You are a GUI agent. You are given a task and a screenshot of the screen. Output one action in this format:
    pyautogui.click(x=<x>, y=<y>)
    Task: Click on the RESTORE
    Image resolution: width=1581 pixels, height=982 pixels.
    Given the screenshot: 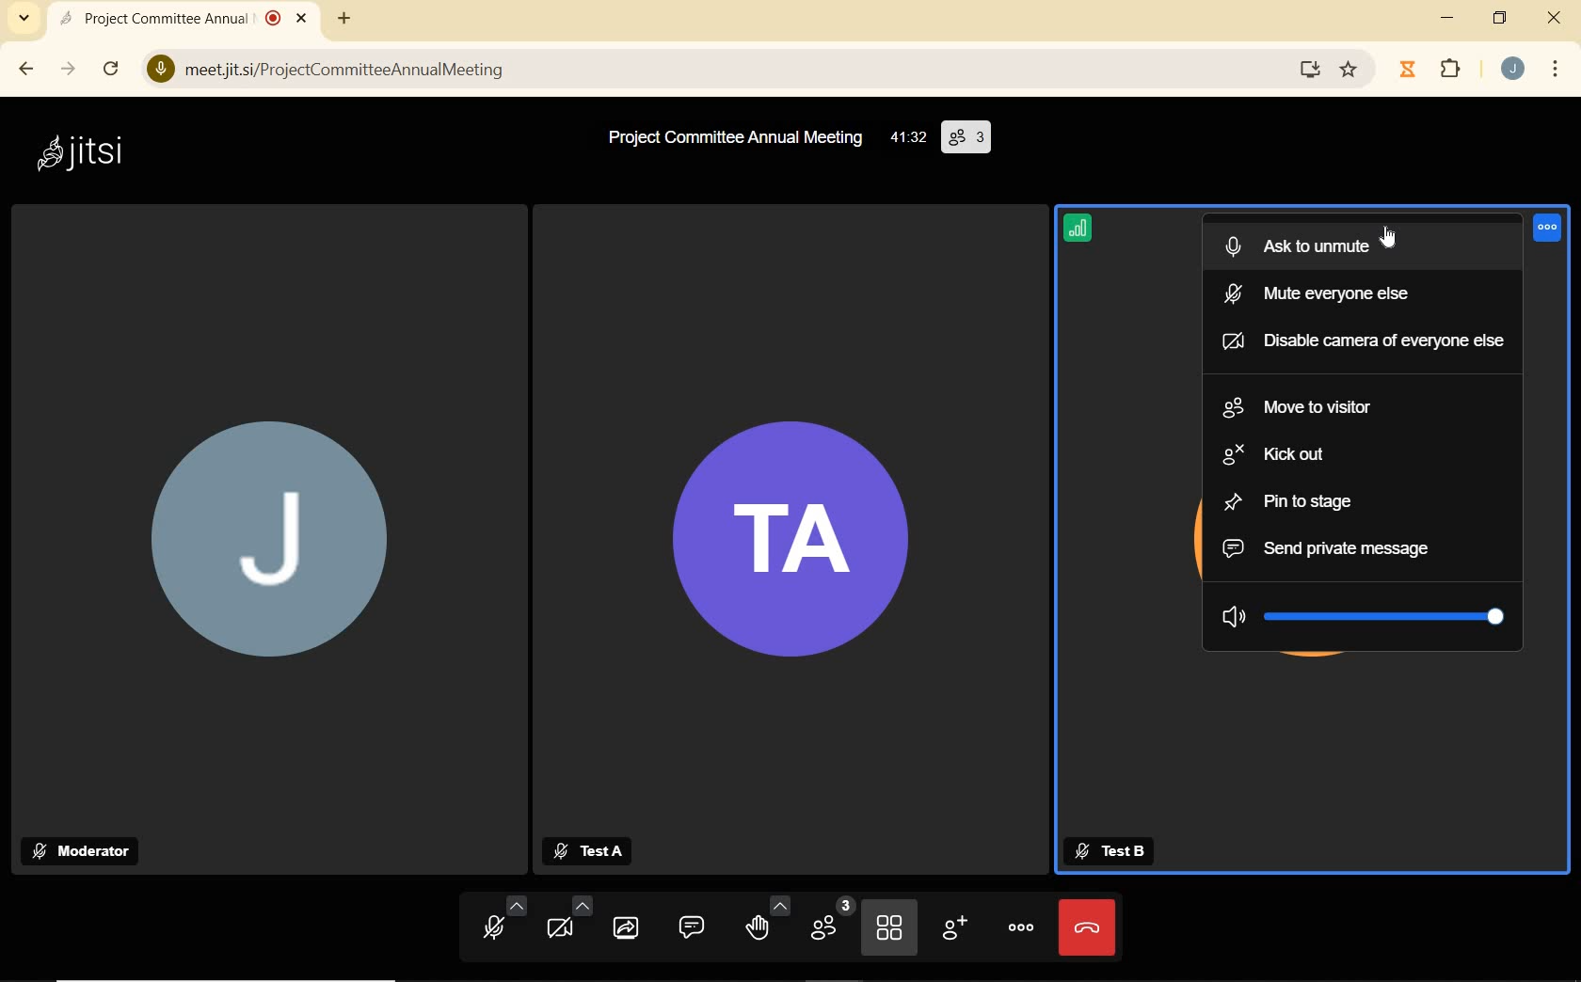 What is the action you would take?
    pyautogui.click(x=1498, y=20)
    